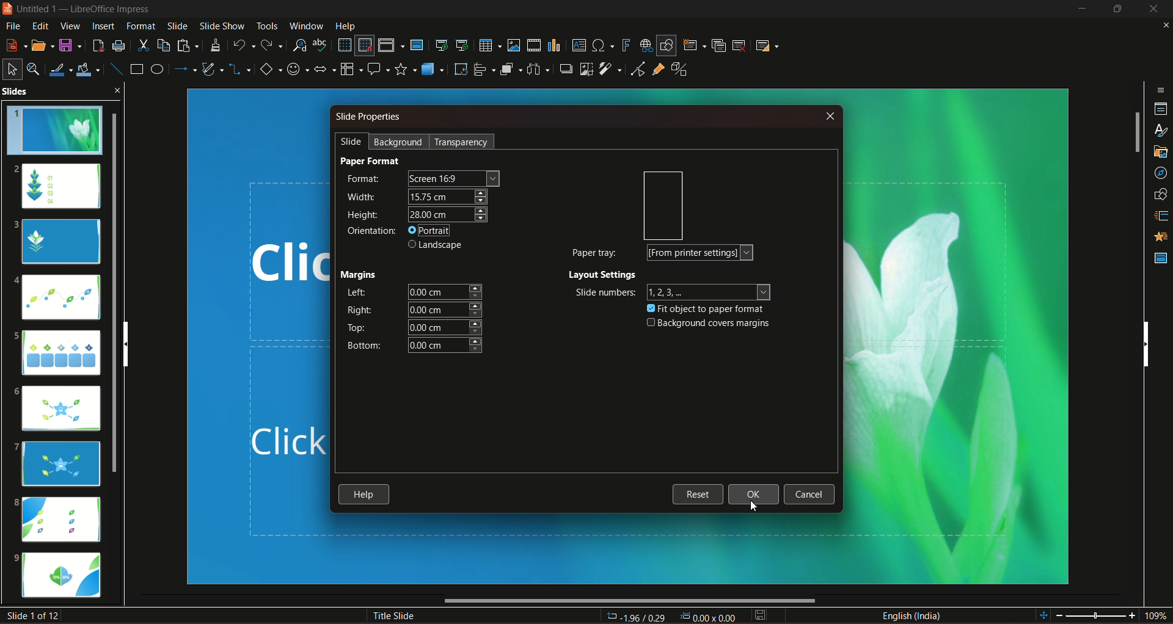 This screenshot has width=1173, height=624. Describe the element at coordinates (59, 131) in the screenshot. I see `slide 1` at that location.